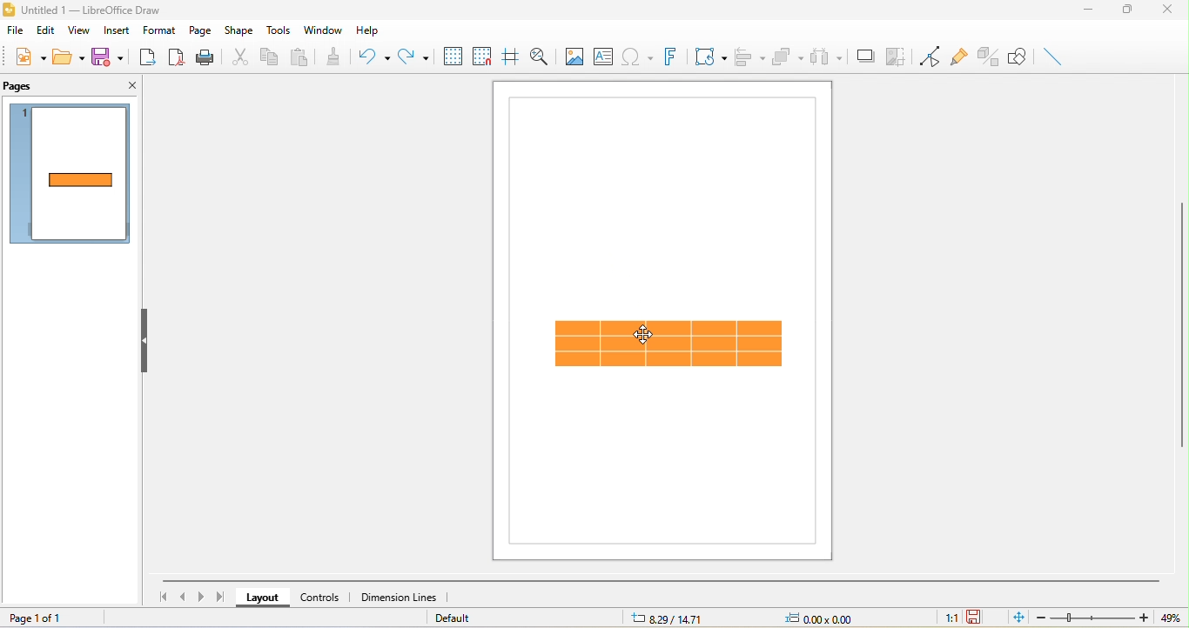 The width and height of the screenshot is (1189, 628). Describe the element at coordinates (276, 30) in the screenshot. I see `tools` at that location.